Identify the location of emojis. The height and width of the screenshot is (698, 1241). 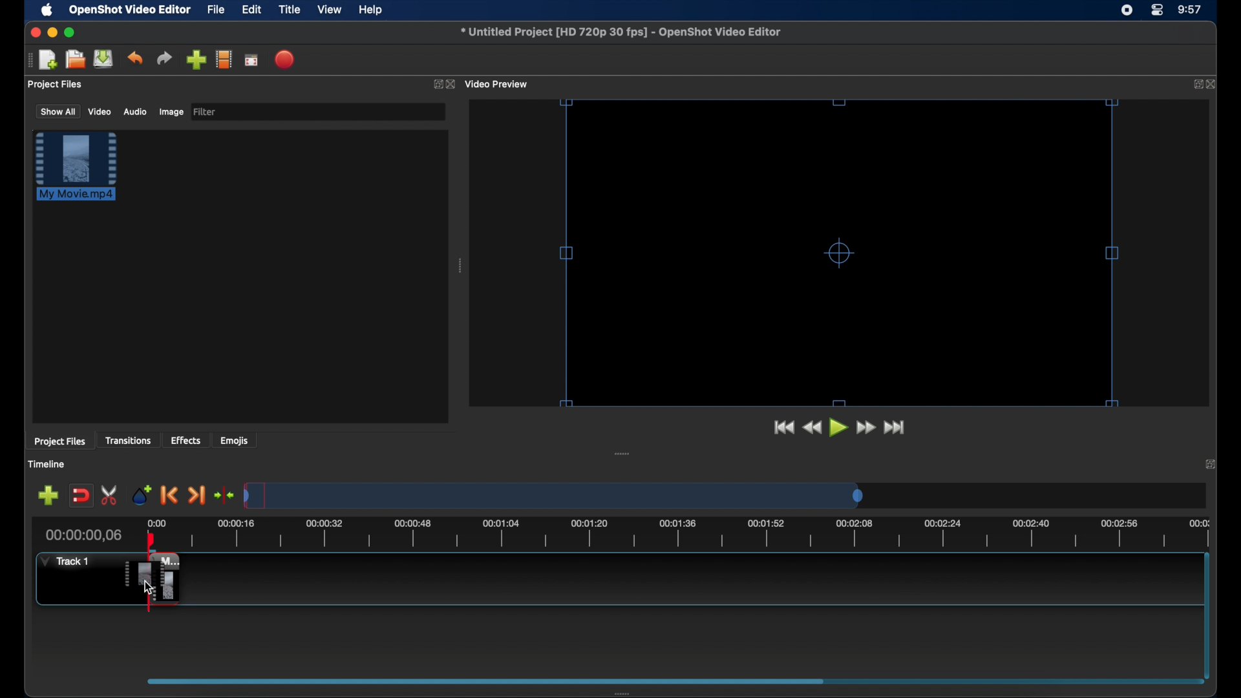
(235, 440).